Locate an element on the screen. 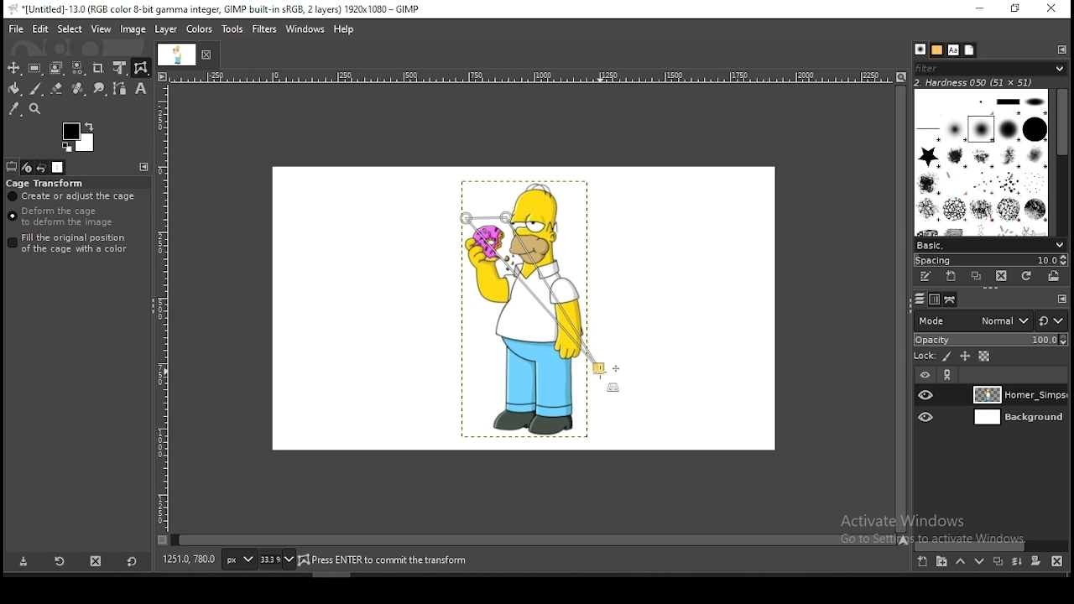 This screenshot has width=1074, height=604. link is located at coordinates (949, 376).